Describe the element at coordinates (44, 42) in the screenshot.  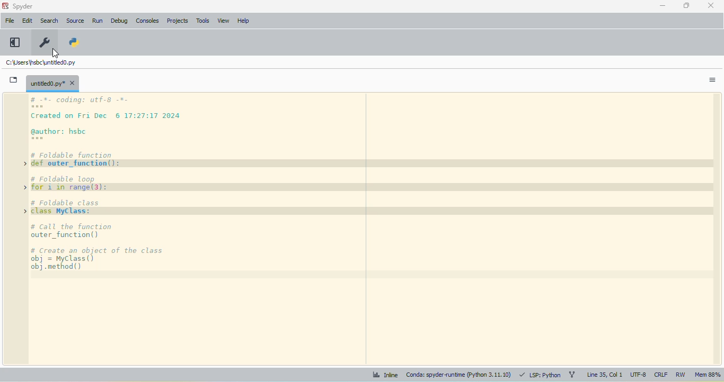
I see `preferences` at that location.